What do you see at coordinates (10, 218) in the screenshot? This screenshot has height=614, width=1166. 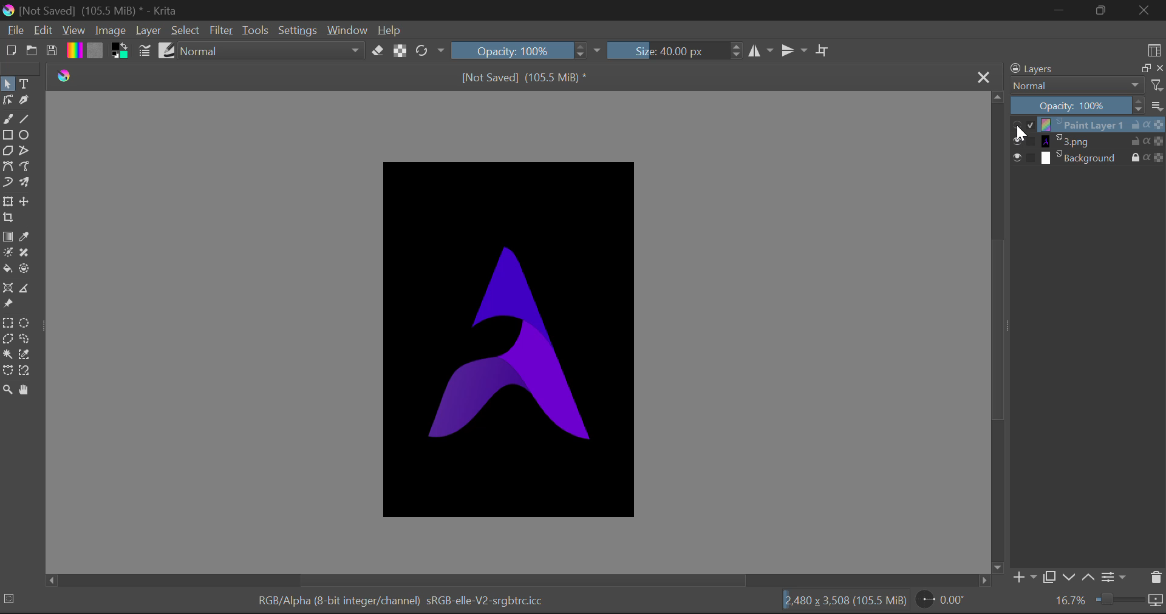 I see `Crop` at bounding box center [10, 218].